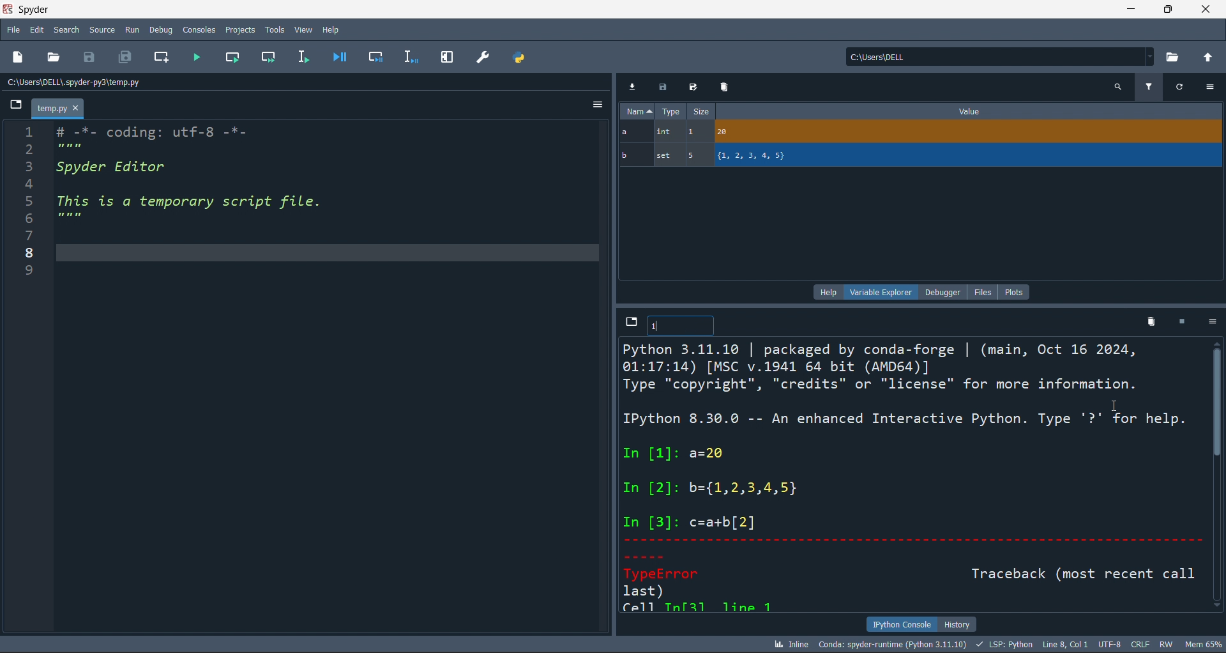  What do you see at coordinates (160, 59) in the screenshot?
I see `create cell` at bounding box center [160, 59].